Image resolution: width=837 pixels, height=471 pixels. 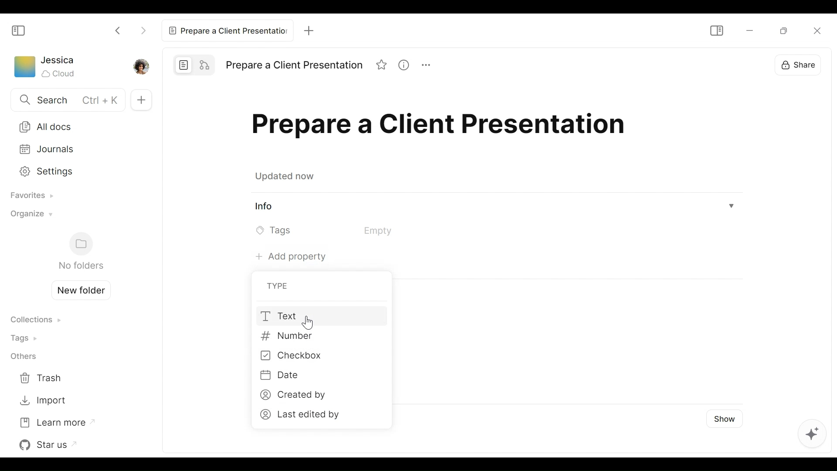 What do you see at coordinates (813, 35) in the screenshot?
I see `Close` at bounding box center [813, 35].